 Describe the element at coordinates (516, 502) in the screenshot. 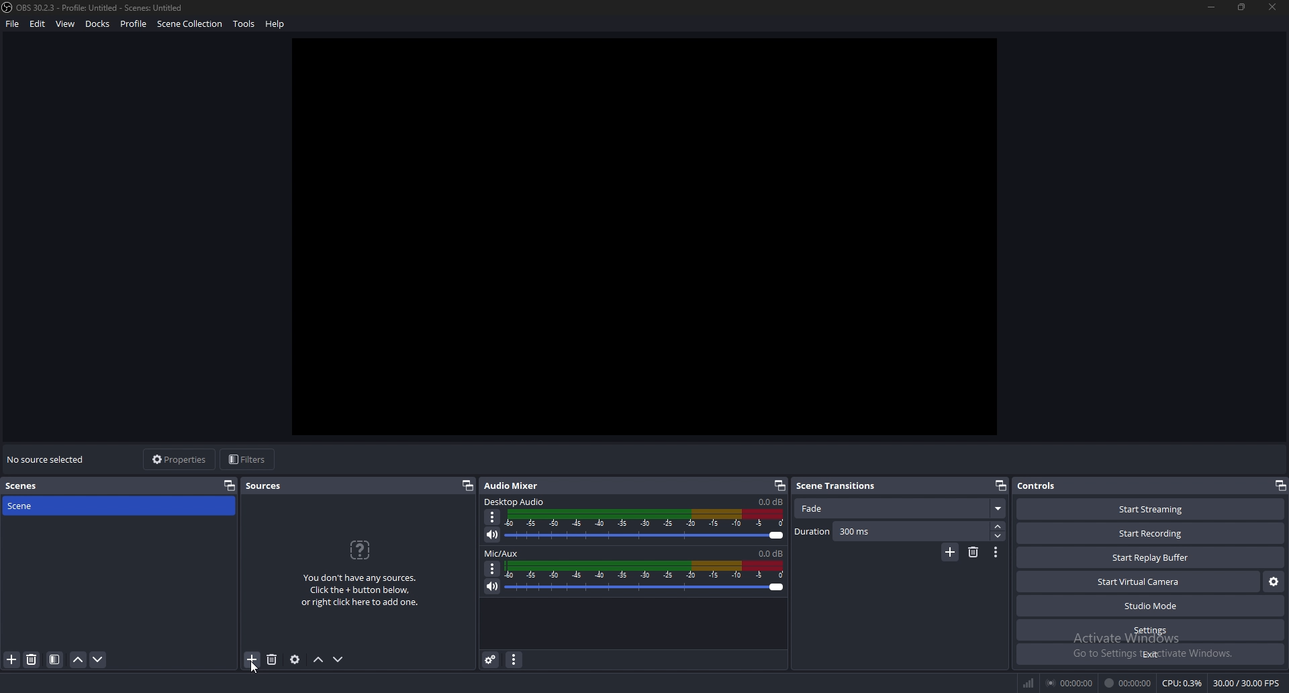

I see `desktop audio` at that location.